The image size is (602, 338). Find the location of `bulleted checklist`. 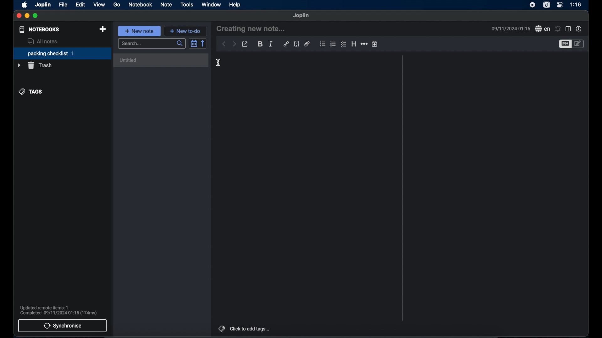

bulleted checklist is located at coordinates (343, 44).